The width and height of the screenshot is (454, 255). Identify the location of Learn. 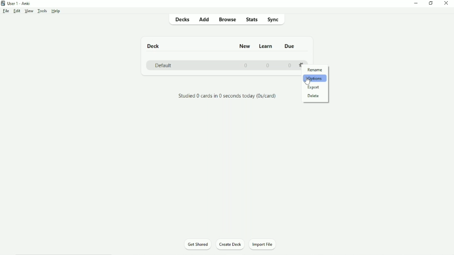
(266, 46).